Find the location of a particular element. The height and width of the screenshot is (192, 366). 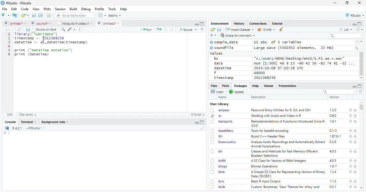

Refresh is located at coordinates (361, 92).